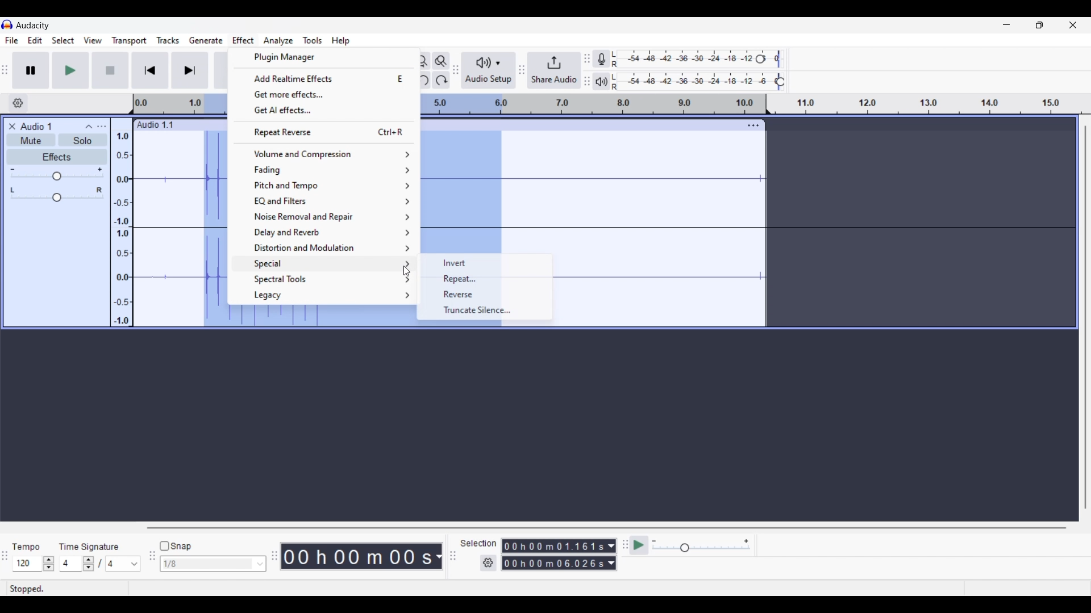 This screenshot has height=613, width=1091. What do you see at coordinates (324, 78) in the screenshot?
I see `Add realtime effects` at bounding box center [324, 78].